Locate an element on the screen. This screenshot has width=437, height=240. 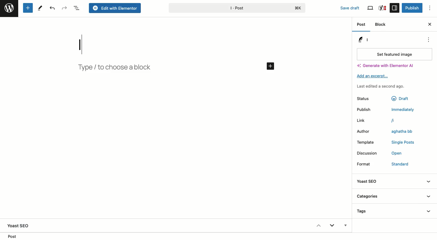
Open is located at coordinates (396, 153).